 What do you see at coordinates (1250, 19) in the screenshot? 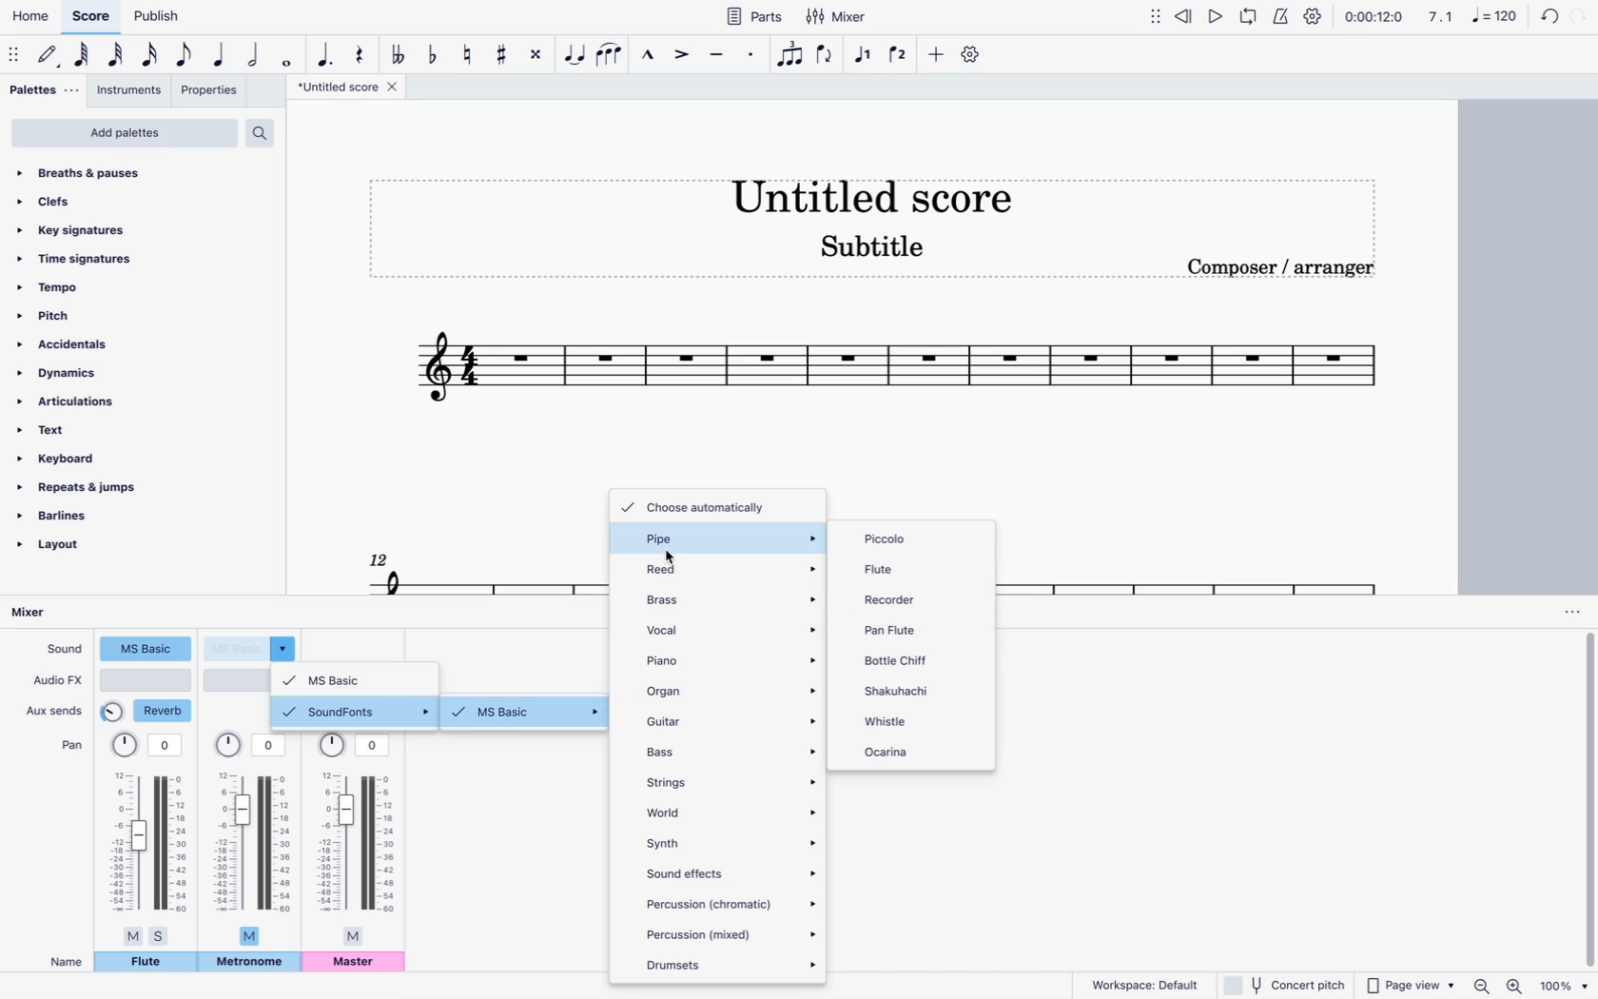
I see `loop playback` at bounding box center [1250, 19].